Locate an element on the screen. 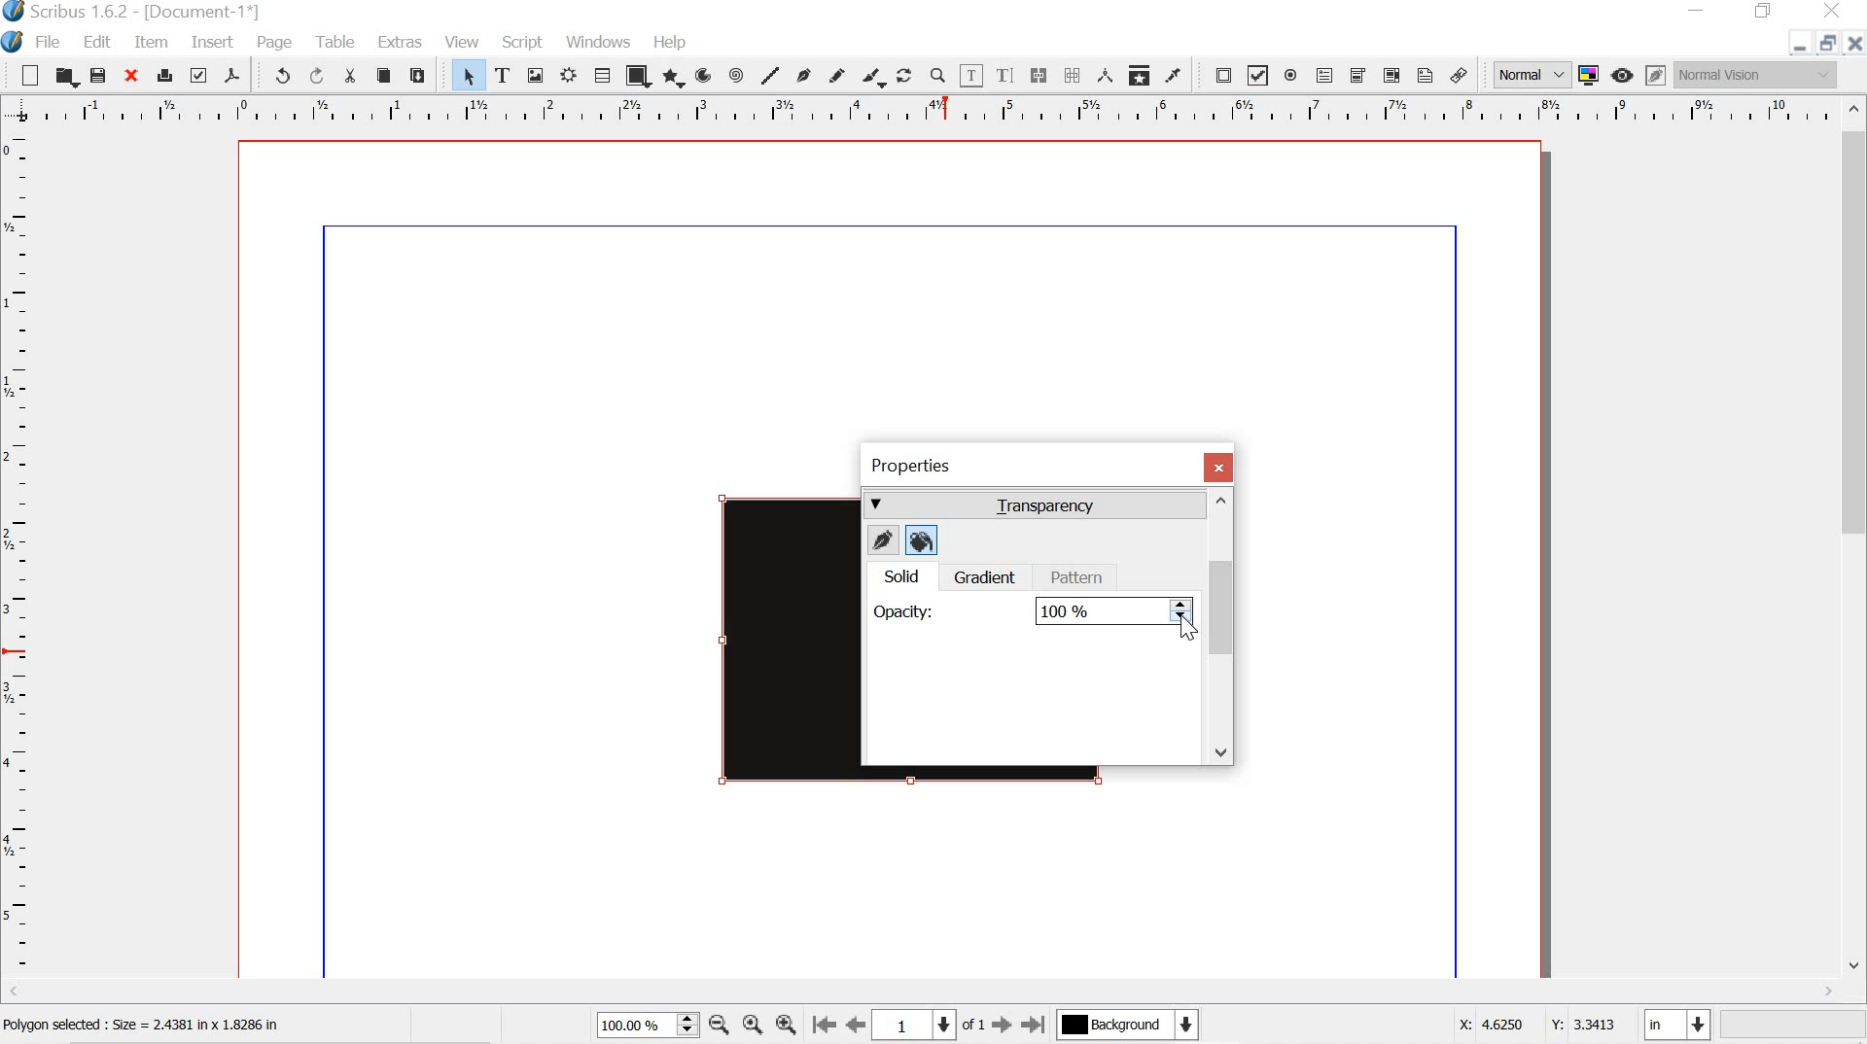  print is located at coordinates (163, 74).